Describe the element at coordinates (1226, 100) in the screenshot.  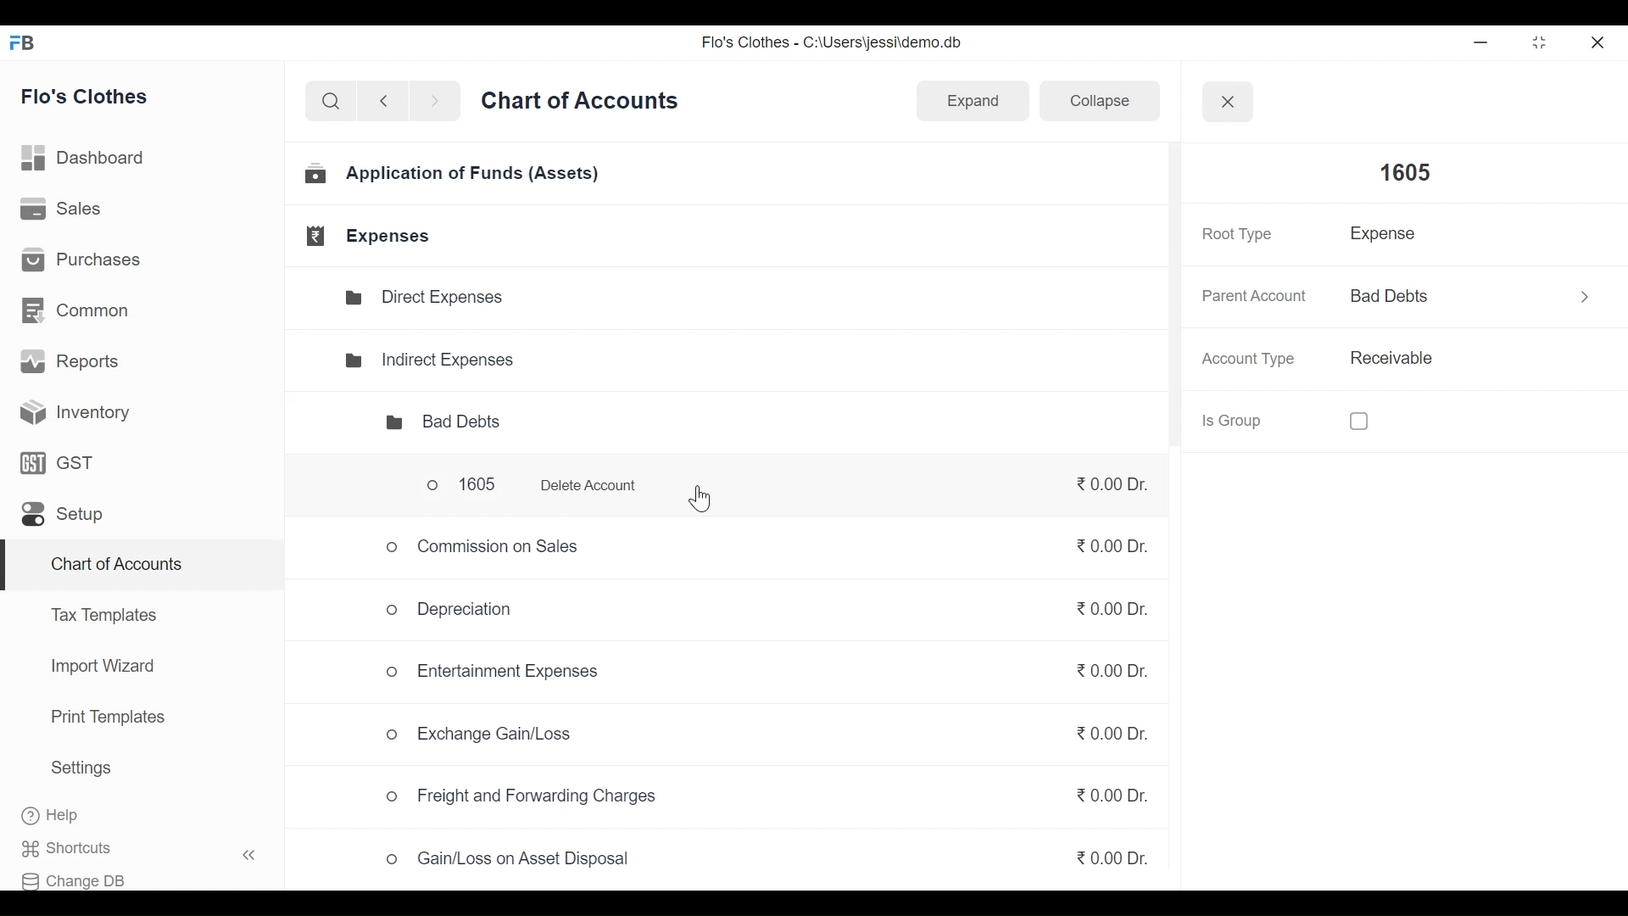
I see `Close` at that location.